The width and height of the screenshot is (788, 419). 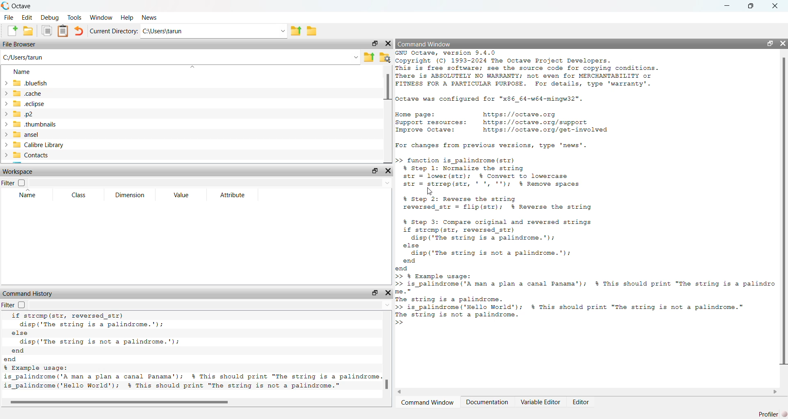 What do you see at coordinates (66, 157) in the screenshot?
I see `contacts` at bounding box center [66, 157].